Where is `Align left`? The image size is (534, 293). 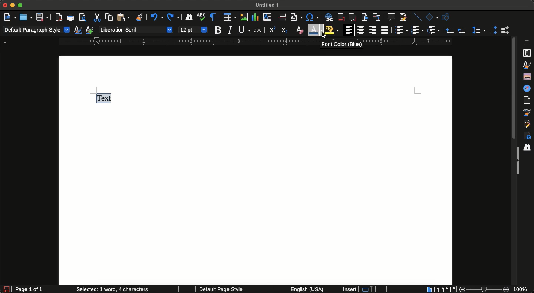
Align left is located at coordinates (348, 30).